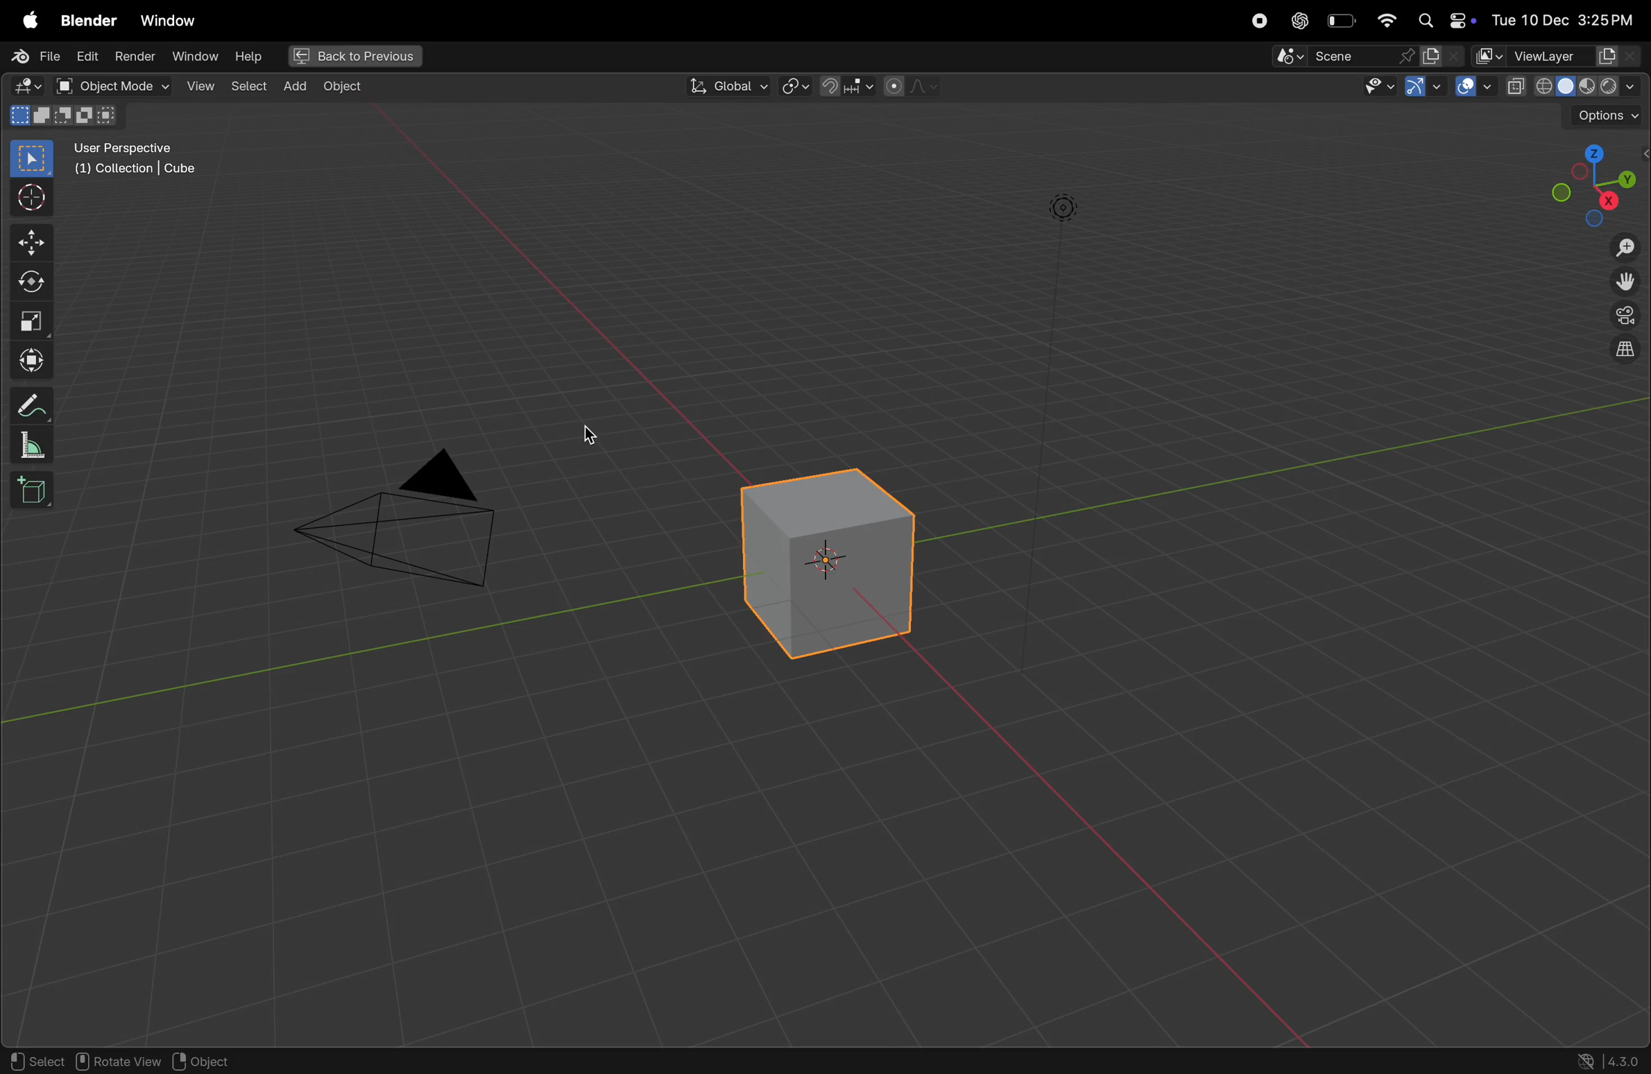  What do you see at coordinates (198, 84) in the screenshot?
I see `View` at bounding box center [198, 84].